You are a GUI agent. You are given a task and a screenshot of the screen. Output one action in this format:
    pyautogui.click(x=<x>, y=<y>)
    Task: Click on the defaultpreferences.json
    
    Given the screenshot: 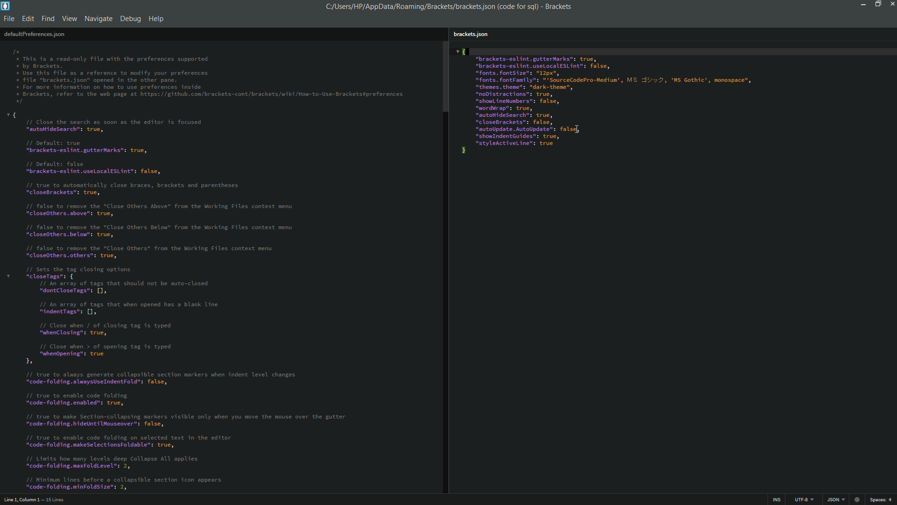 What is the action you would take?
    pyautogui.click(x=34, y=34)
    